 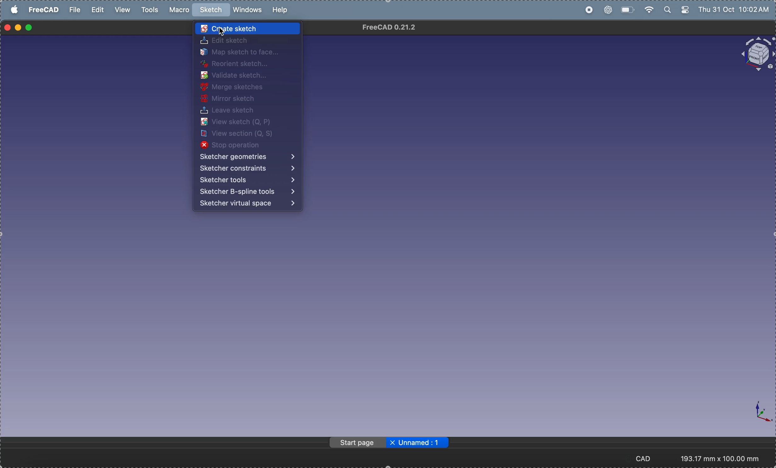 I want to click on map sketch to face, so click(x=245, y=53).